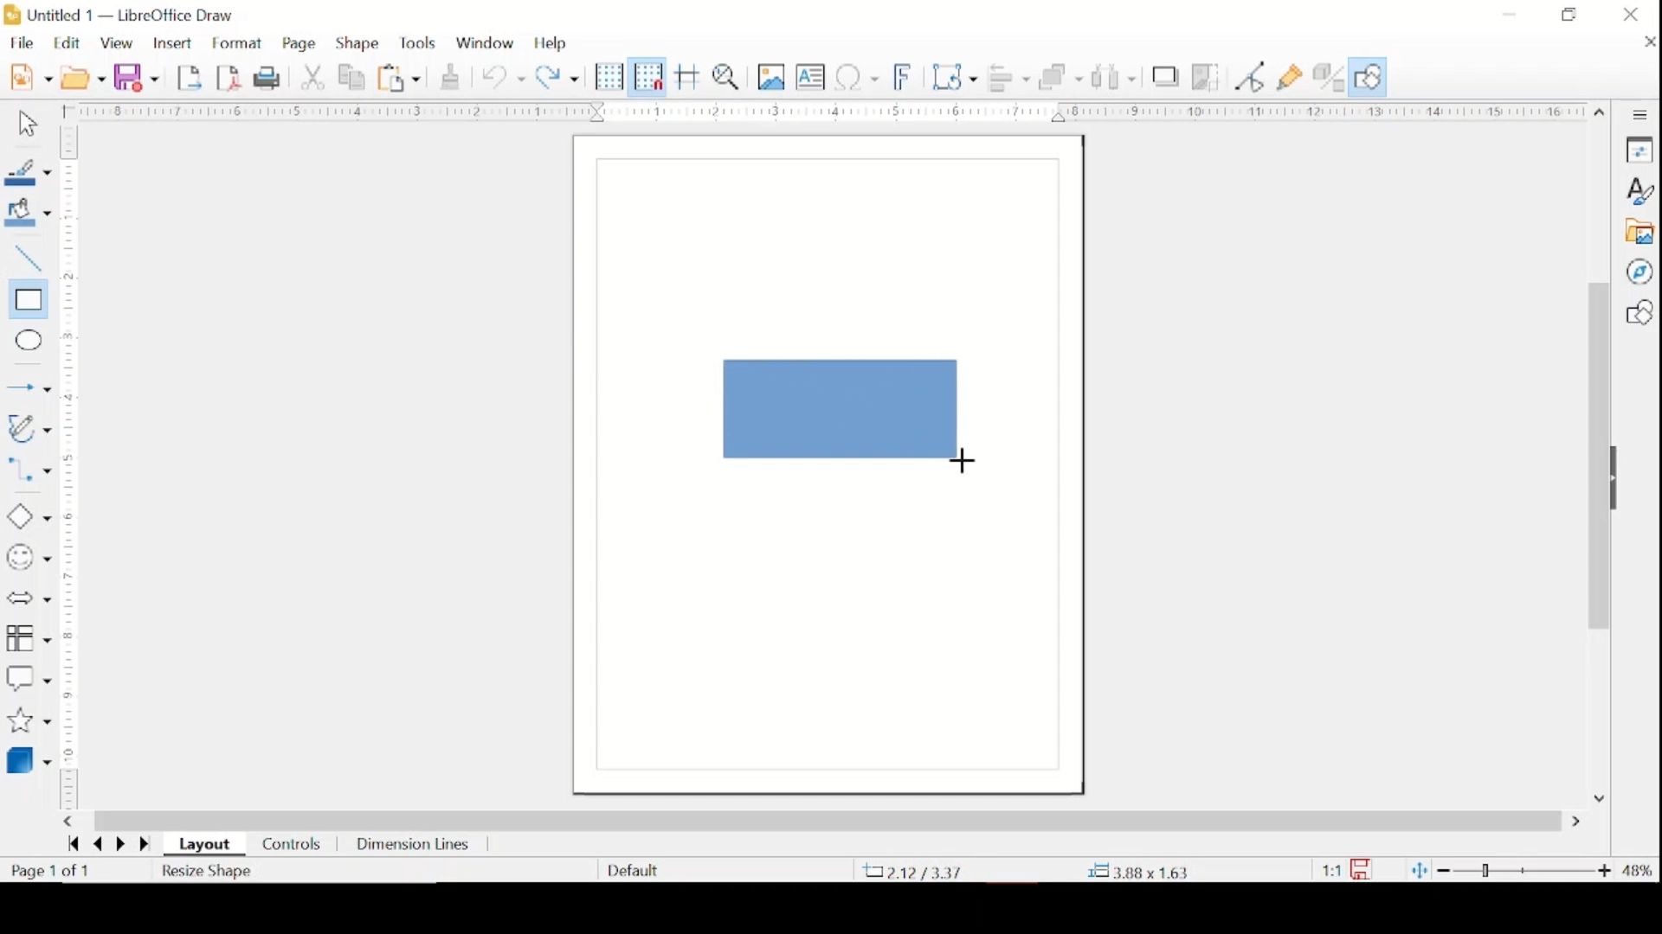 This screenshot has width=1662, height=934. Describe the element at coordinates (29, 639) in the screenshot. I see `flowchart` at that location.